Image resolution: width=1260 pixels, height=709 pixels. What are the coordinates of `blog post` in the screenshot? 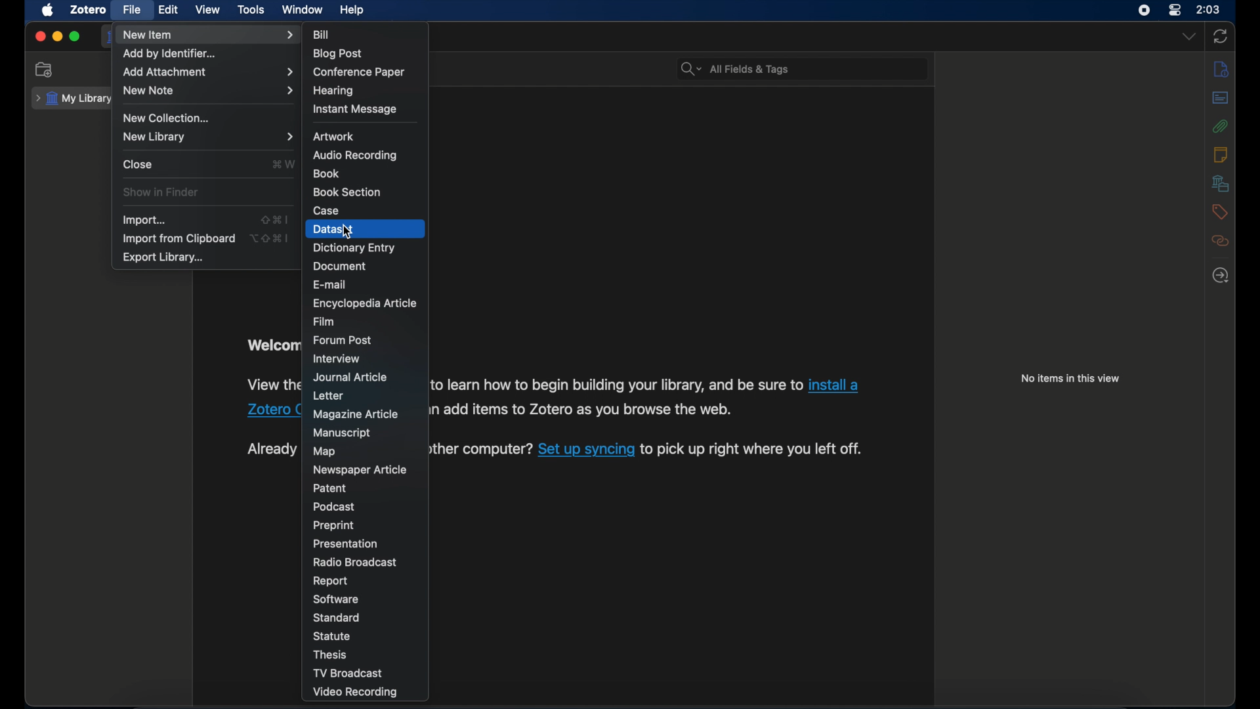 It's located at (337, 54).